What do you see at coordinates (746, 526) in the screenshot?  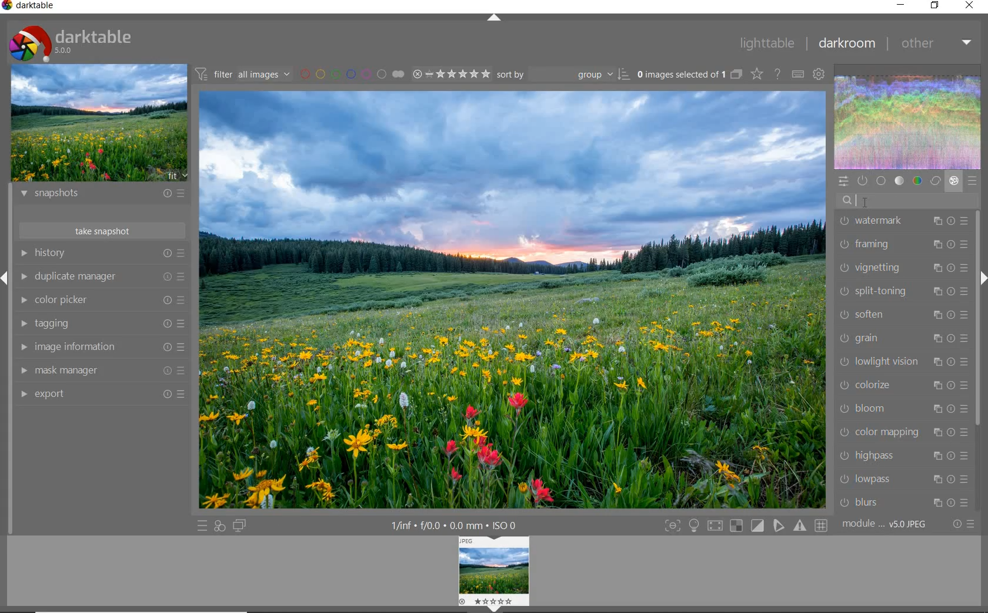 I see `toggle modes` at bounding box center [746, 526].